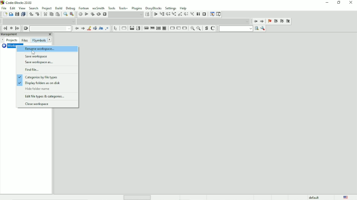 This screenshot has width=357, height=200. What do you see at coordinates (124, 8) in the screenshot?
I see `Tools+` at bounding box center [124, 8].